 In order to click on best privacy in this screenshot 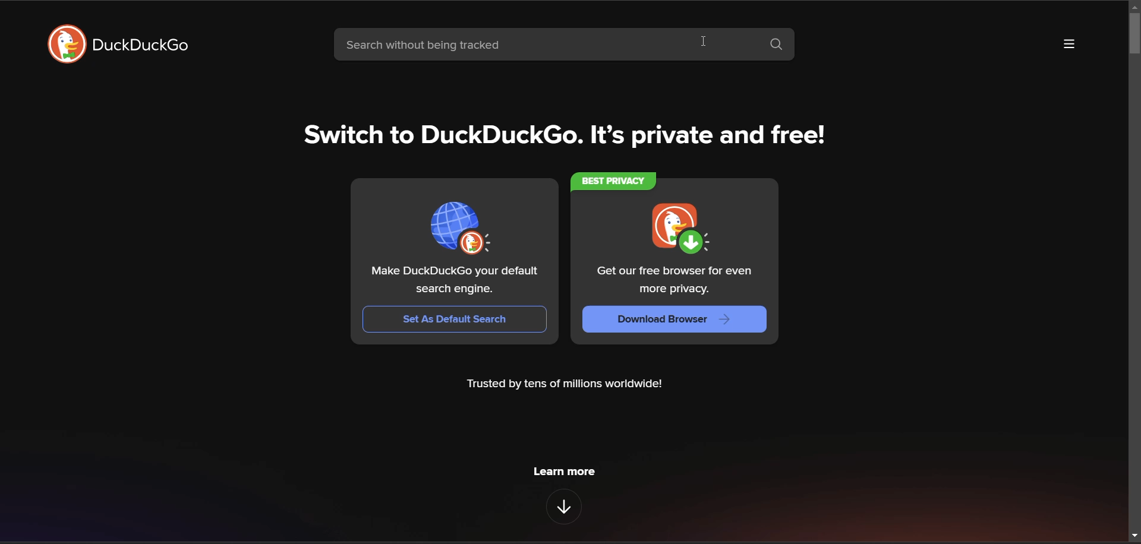, I will do `click(610, 182)`.